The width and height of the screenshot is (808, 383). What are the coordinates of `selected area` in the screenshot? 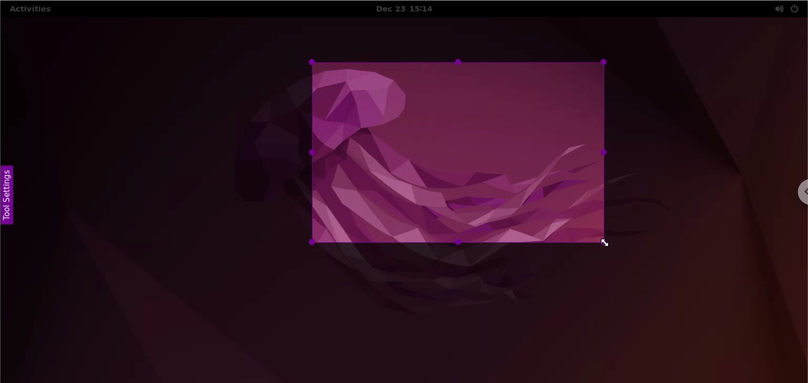 It's located at (457, 153).